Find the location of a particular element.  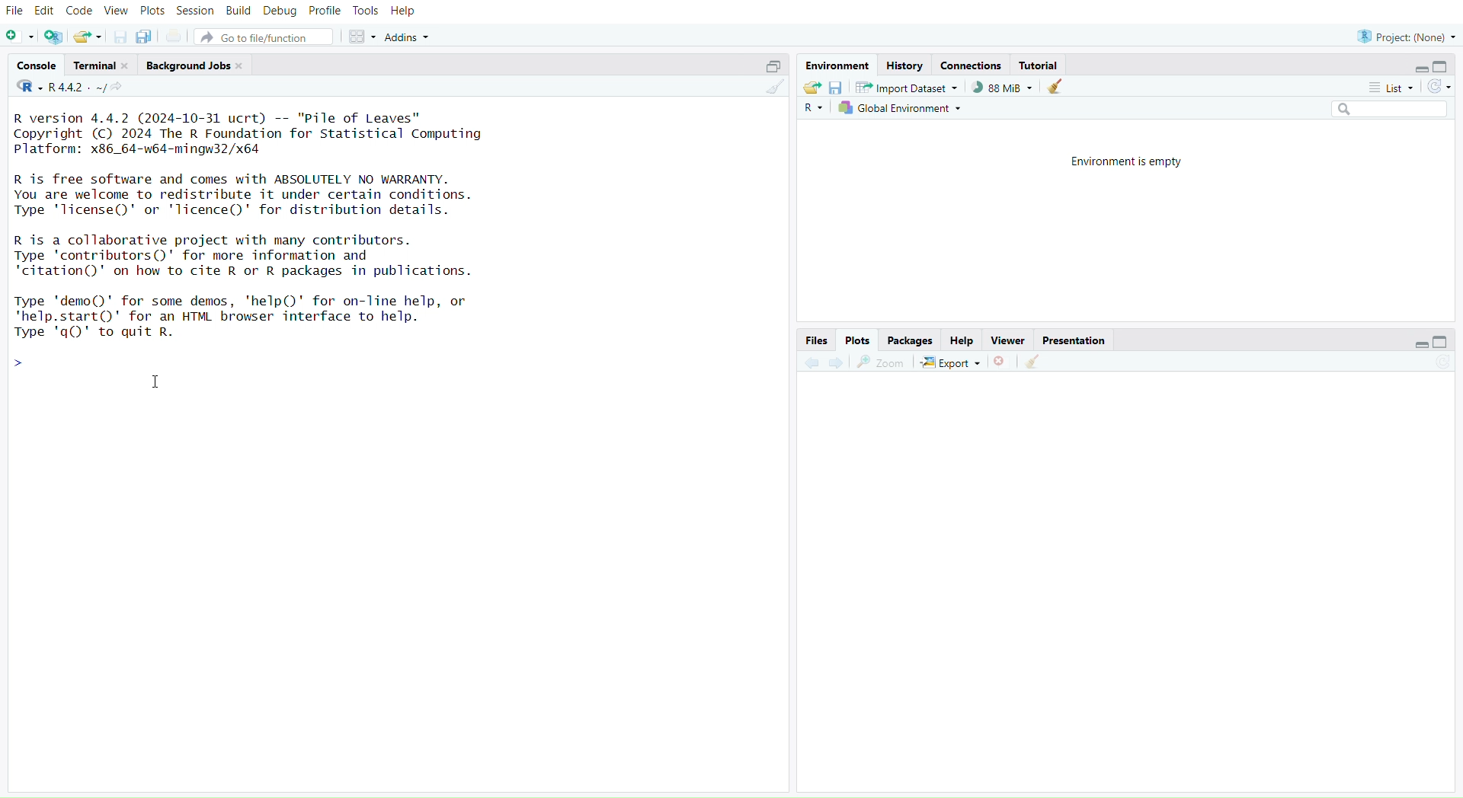

cursor is located at coordinates (158, 384).